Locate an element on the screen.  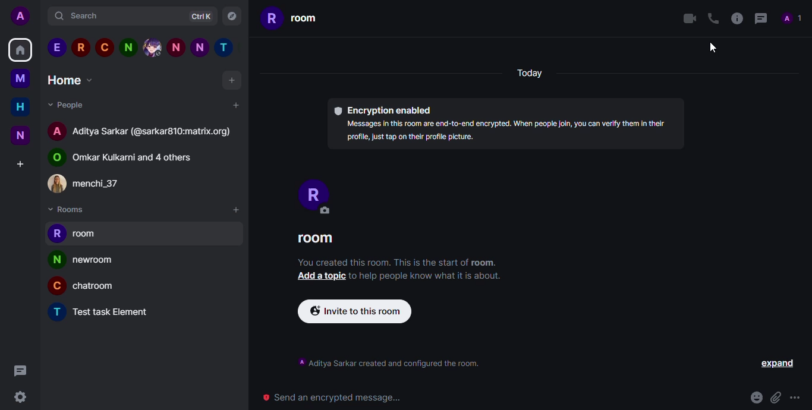
Home is located at coordinates (23, 49).